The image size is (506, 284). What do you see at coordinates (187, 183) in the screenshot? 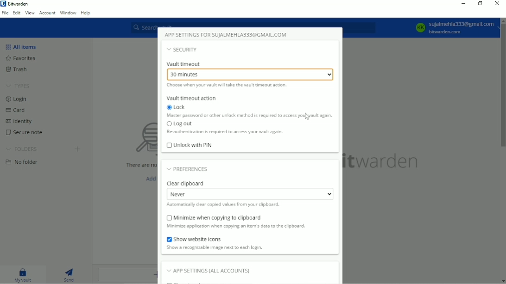
I see `Clear clipboard` at bounding box center [187, 183].